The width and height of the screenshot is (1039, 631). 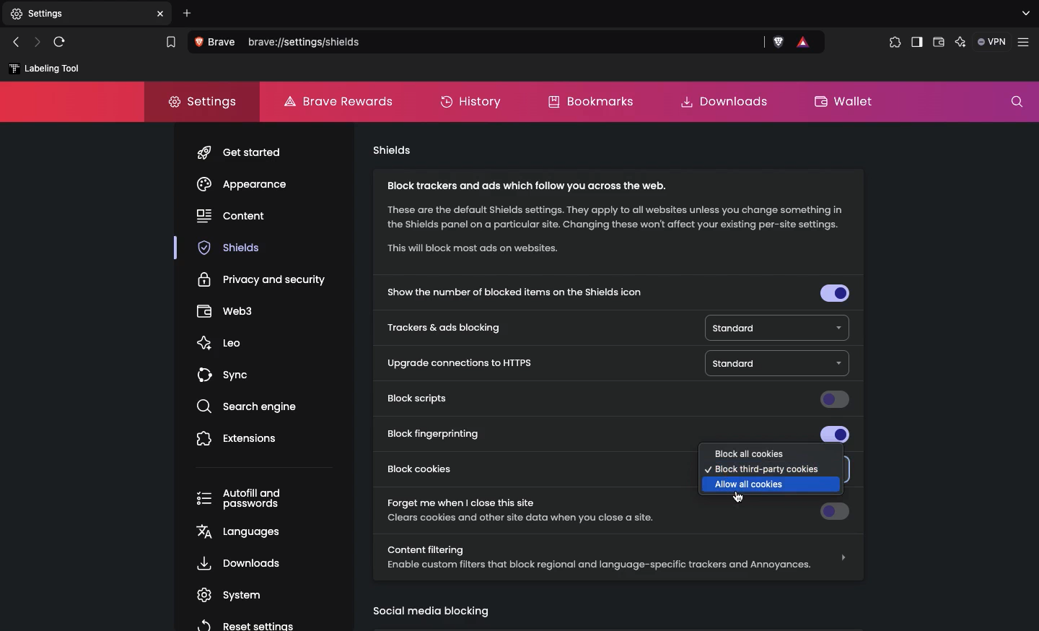 What do you see at coordinates (616, 295) in the screenshot?
I see `Show the number of blocked items on the shields icon` at bounding box center [616, 295].